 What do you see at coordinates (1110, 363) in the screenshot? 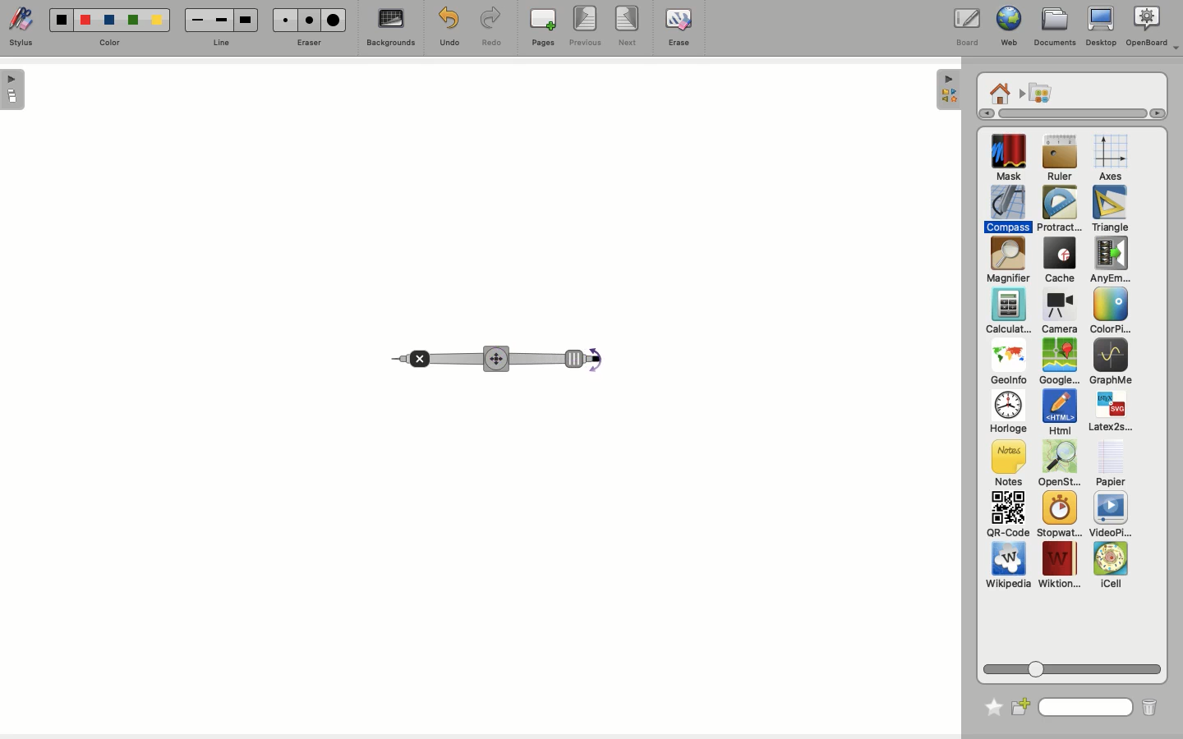
I see `GraphMe` at bounding box center [1110, 363].